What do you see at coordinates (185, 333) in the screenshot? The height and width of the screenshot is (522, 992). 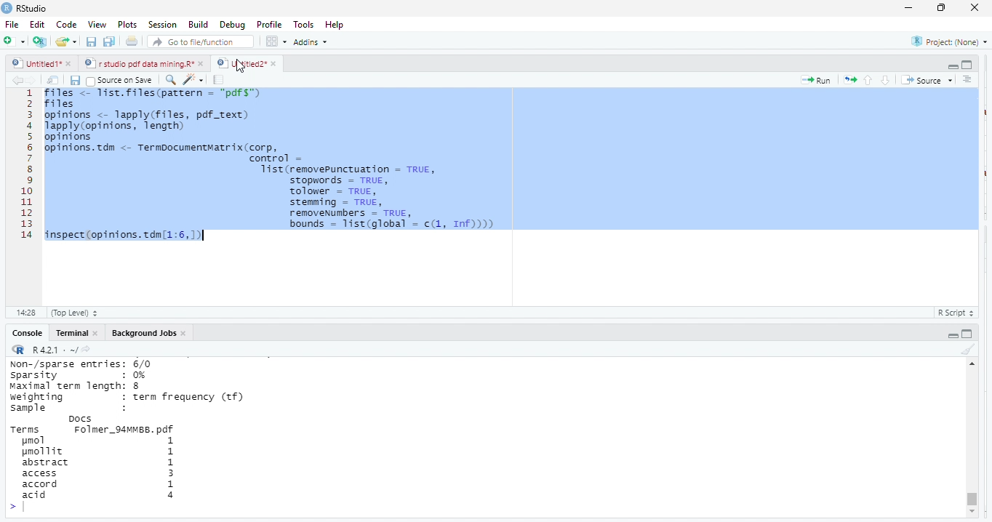 I see `close` at bounding box center [185, 333].